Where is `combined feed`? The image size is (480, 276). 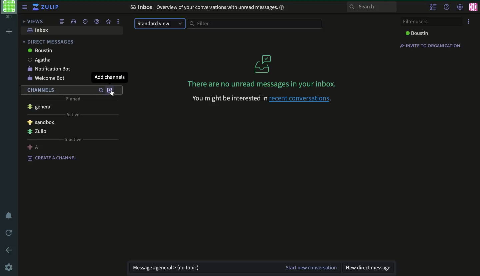 combined feed is located at coordinates (61, 22).